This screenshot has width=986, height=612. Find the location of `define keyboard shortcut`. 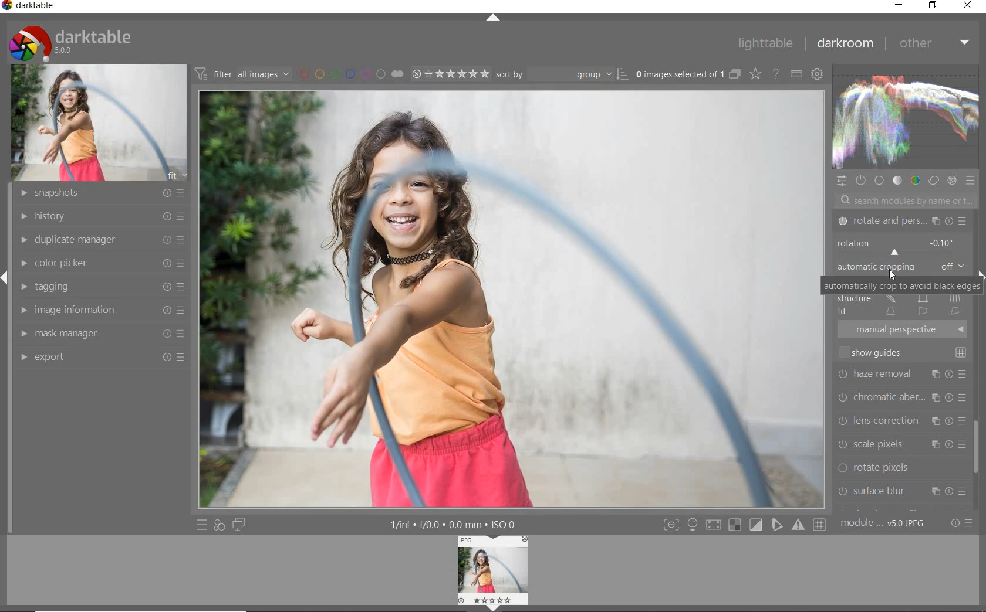

define keyboard shortcut is located at coordinates (796, 74).